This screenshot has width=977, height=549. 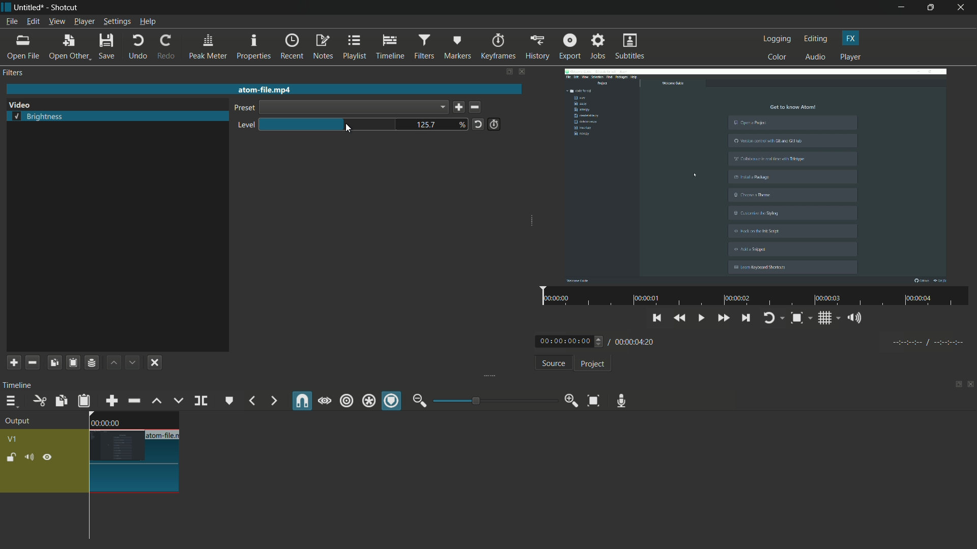 What do you see at coordinates (458, 108) in the screenshot?
I see `save` at bounding box center [458, 108].